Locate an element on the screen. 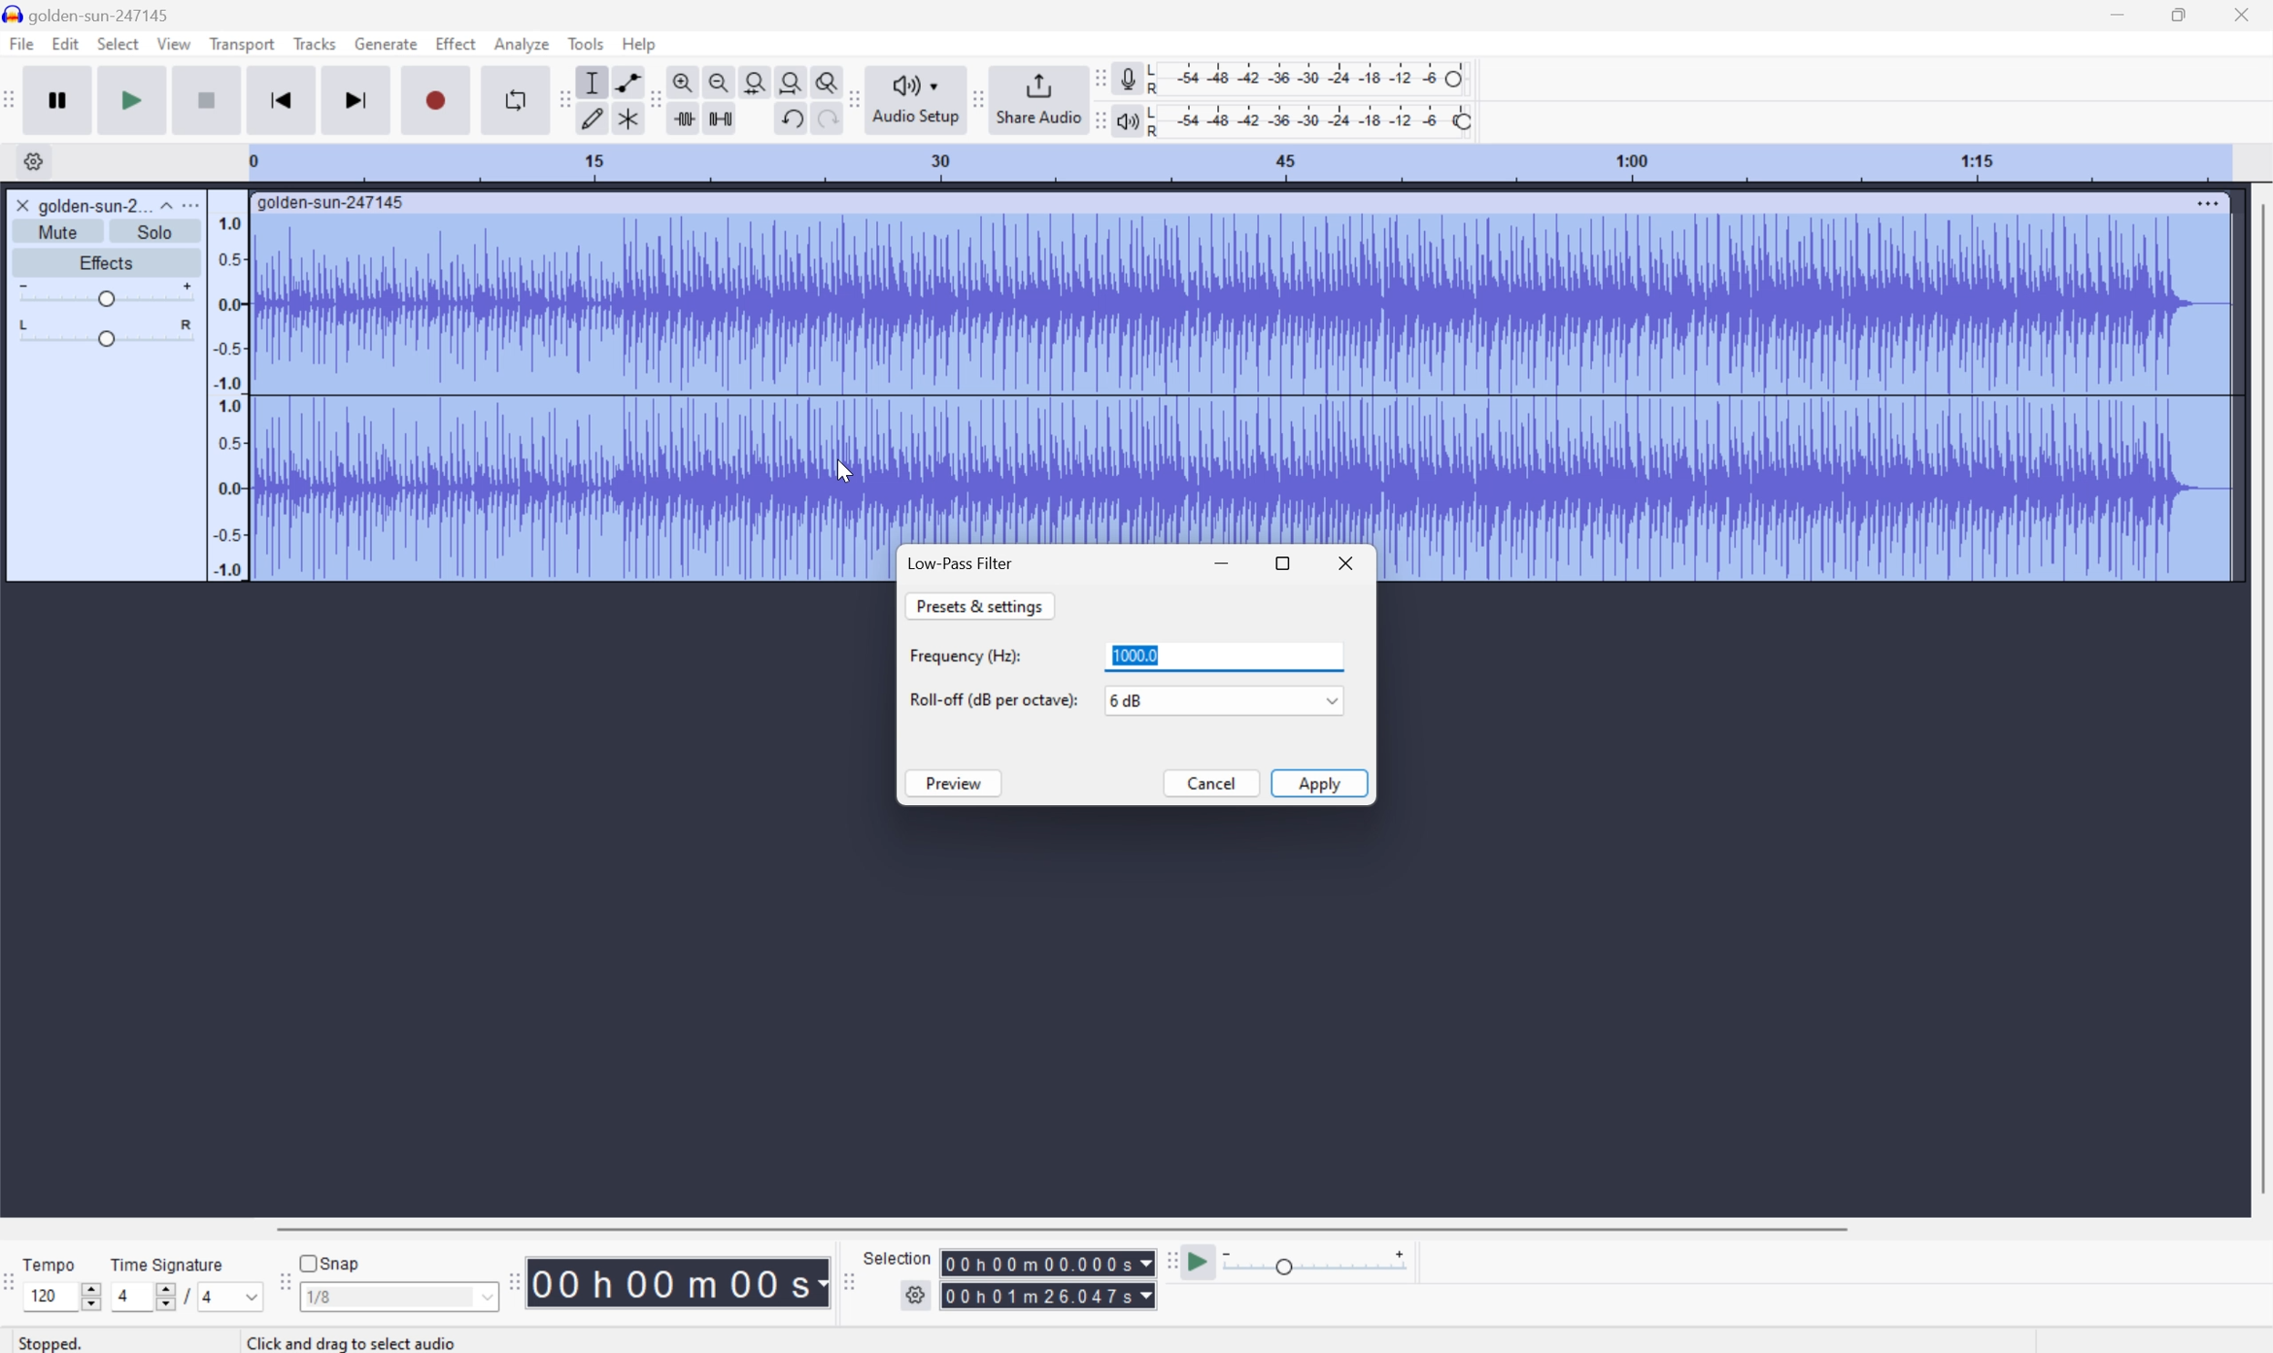  Slider is located at coordinates (107, 333).